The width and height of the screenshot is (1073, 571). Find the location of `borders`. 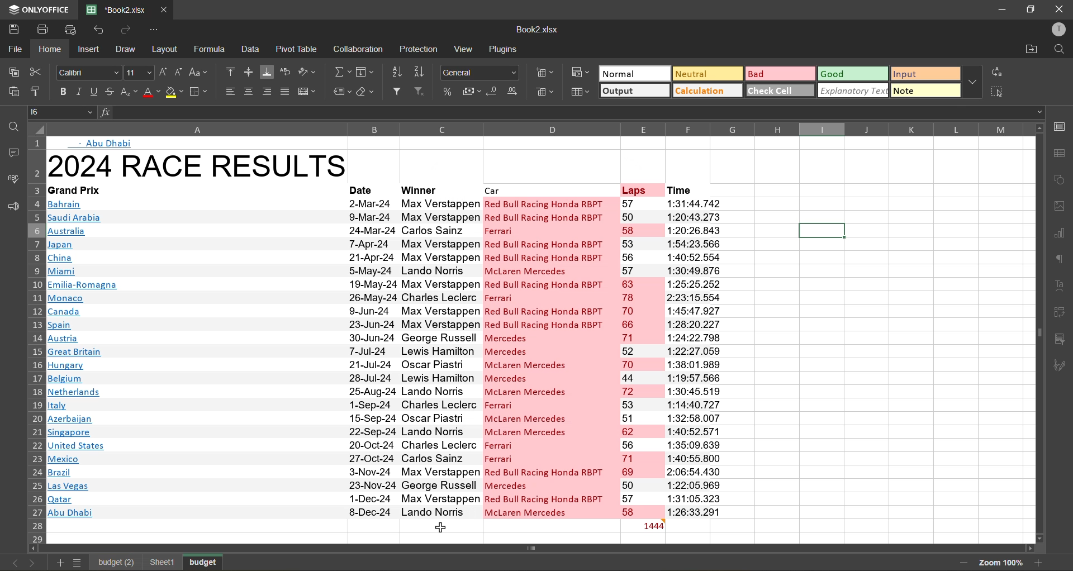

borders is located at coordinates (200, 92).